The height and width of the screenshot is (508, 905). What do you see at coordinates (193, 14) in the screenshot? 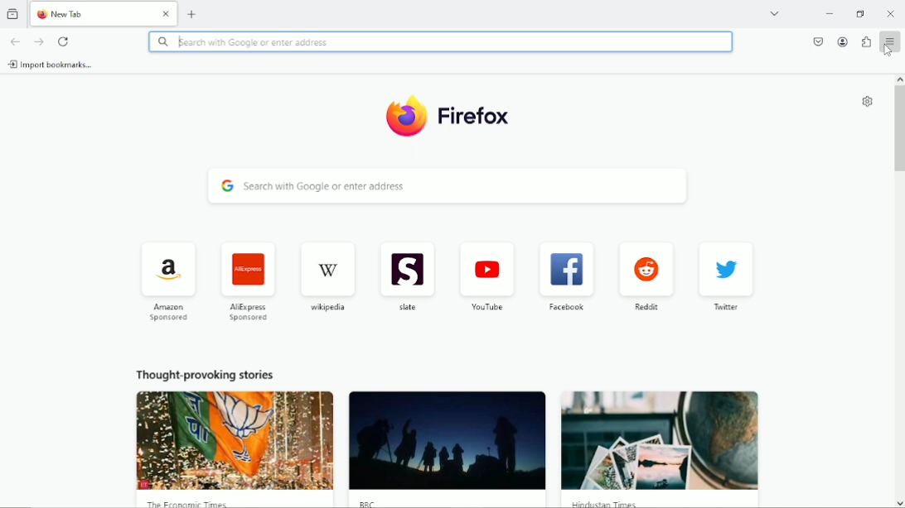
I see `new tab` at bounding box center [193, 14].